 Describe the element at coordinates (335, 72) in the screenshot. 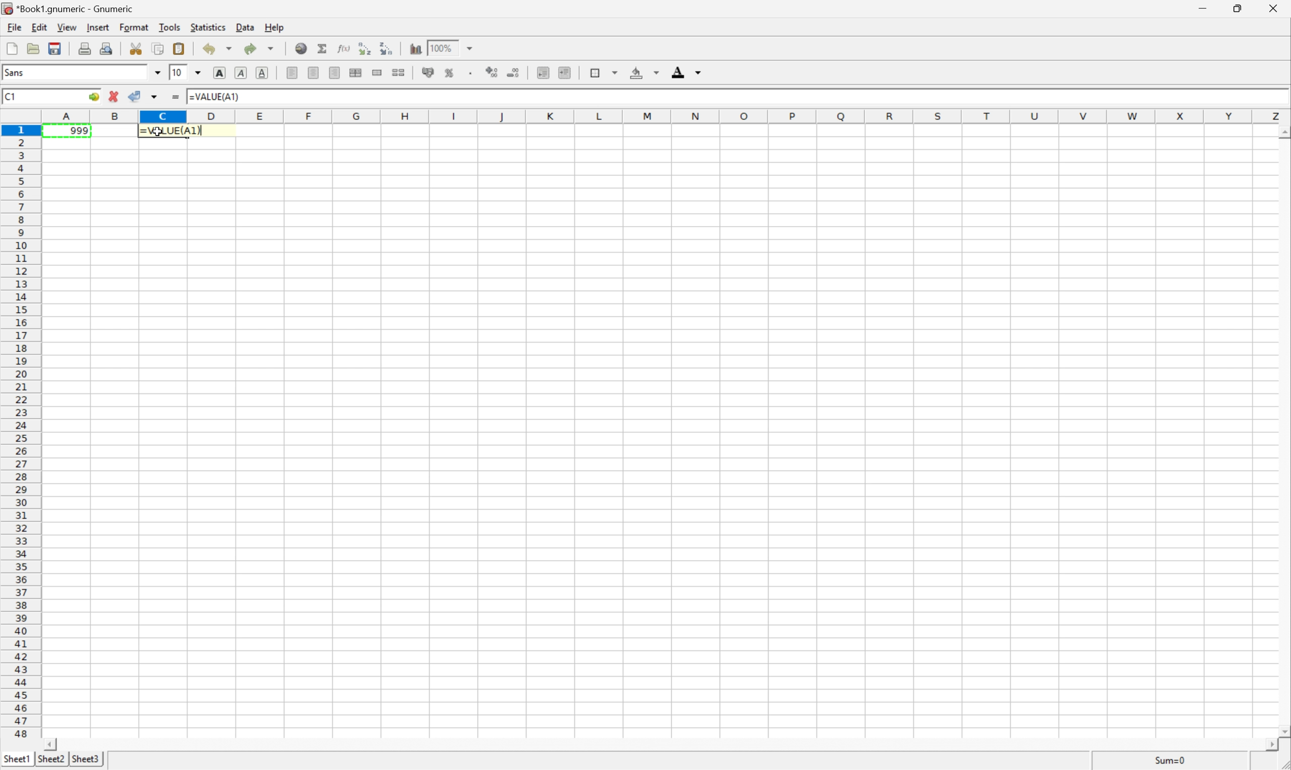

I see `Align right` at that location.